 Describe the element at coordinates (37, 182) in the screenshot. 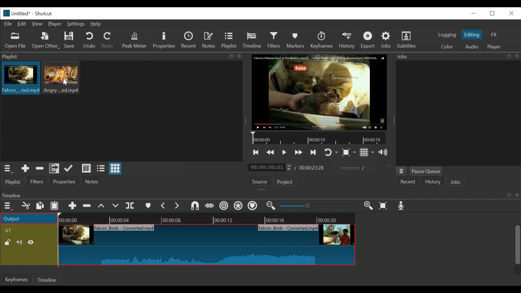

I see `Filters` at that location.